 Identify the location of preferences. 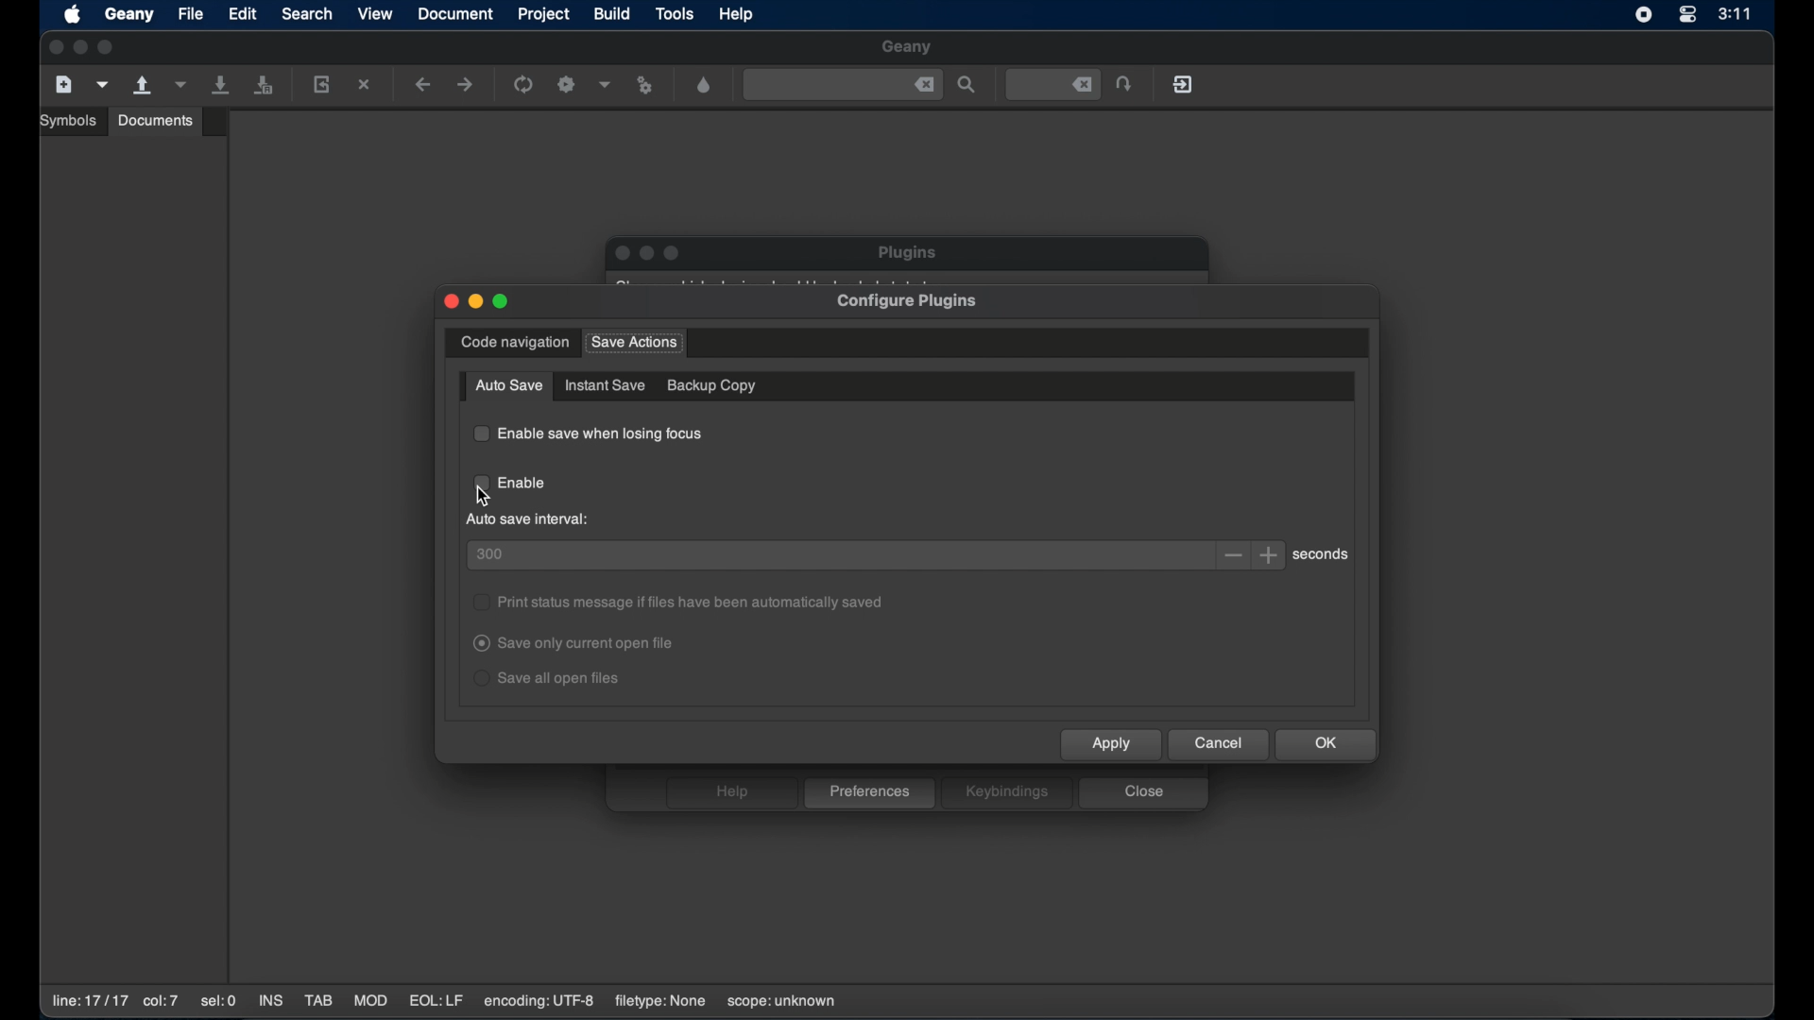
(870, 793).